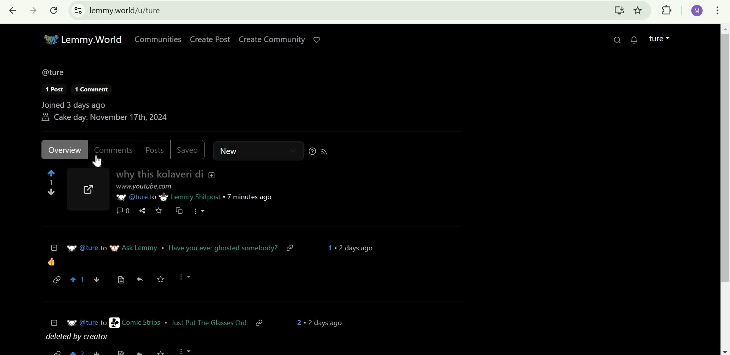  Describe the element at coordinates (655, 37) in the screenshot. I see `lemmy accouny` at that location.